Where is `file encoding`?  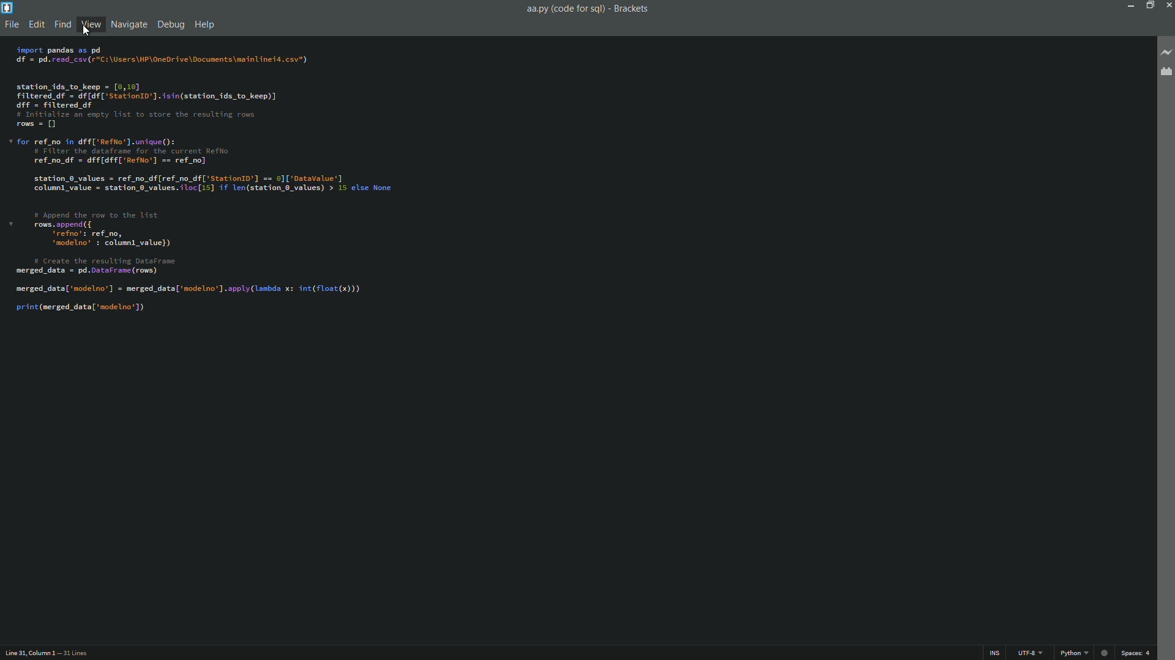 file encoding is located at coordinates (1031, 653).